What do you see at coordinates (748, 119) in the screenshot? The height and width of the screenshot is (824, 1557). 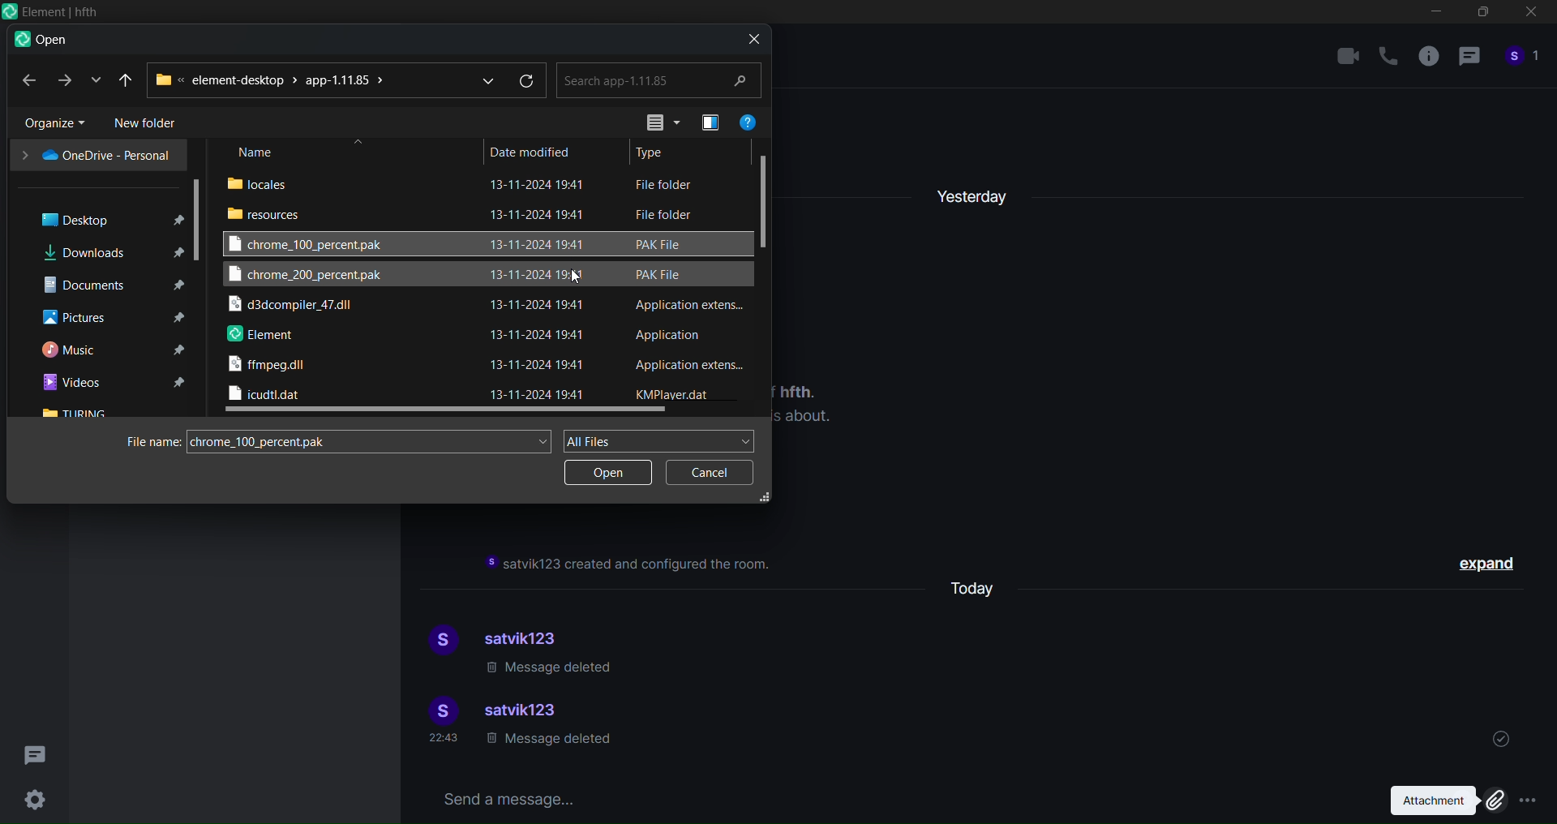 I see `help` at bounding box center [748, 119].